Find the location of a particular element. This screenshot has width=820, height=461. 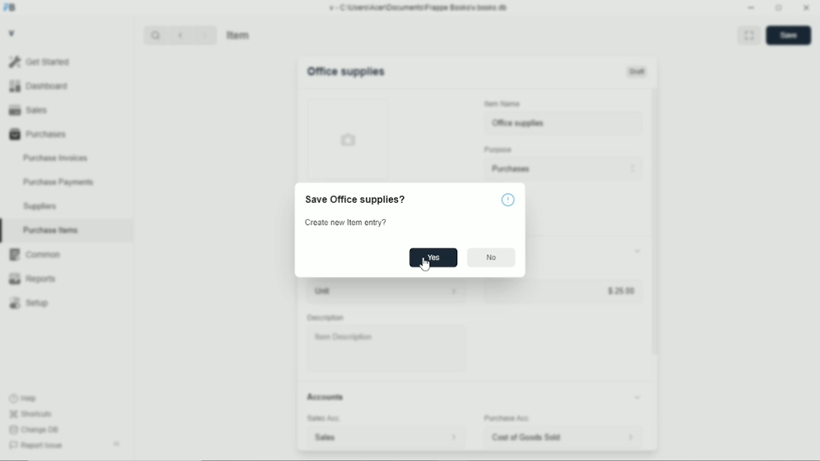

yes is located at coordinates (434, 258).